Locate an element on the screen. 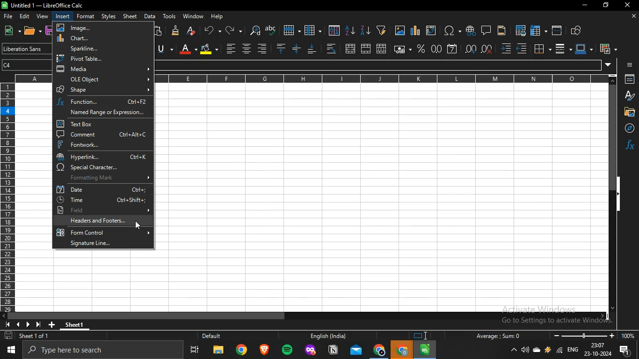 This screenshot has height=359, width=639. file explorer is located at coordinates (218, 352).